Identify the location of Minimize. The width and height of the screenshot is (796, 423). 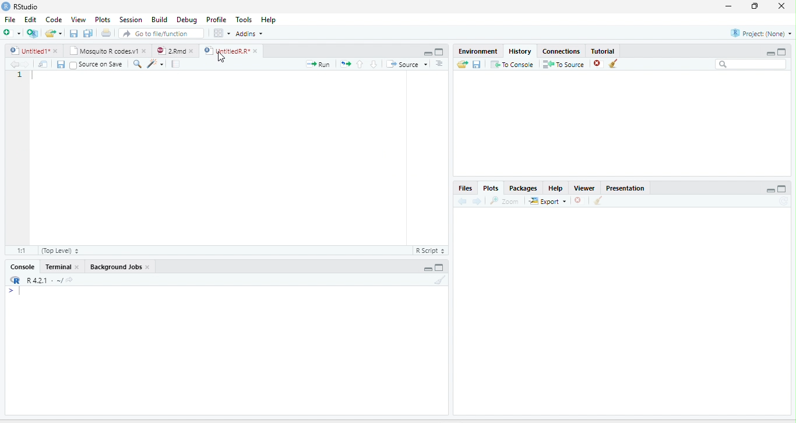
(427, 54).